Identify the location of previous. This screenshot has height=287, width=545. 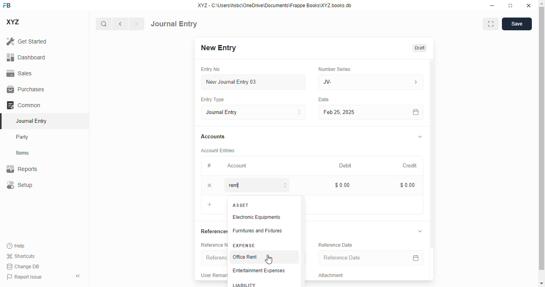
(120, 24).